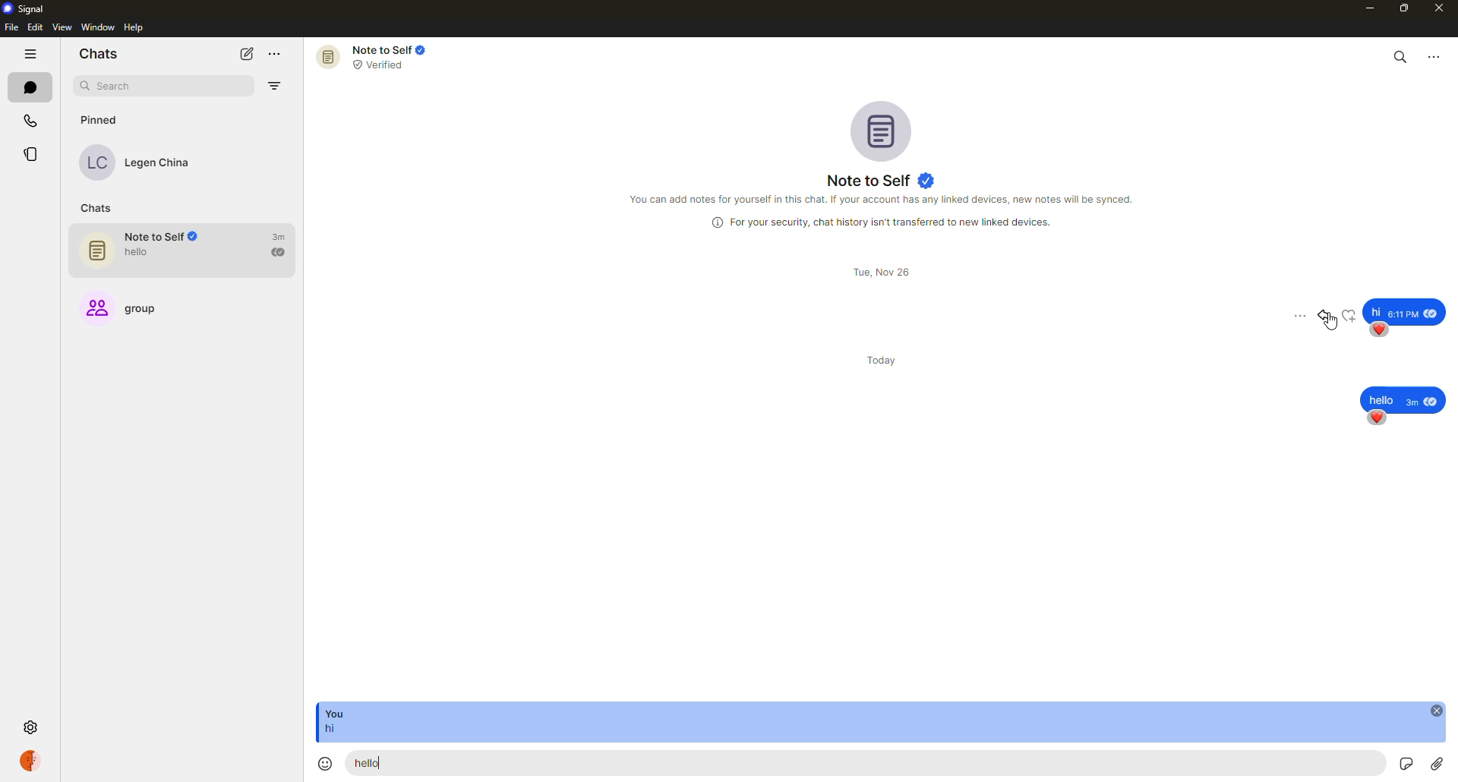 The height and width of the screenshot is (782, 1458). What do you see at coordinates (34, 27) in the screenshot?
I see `edit` at bounding box center [34, 27].